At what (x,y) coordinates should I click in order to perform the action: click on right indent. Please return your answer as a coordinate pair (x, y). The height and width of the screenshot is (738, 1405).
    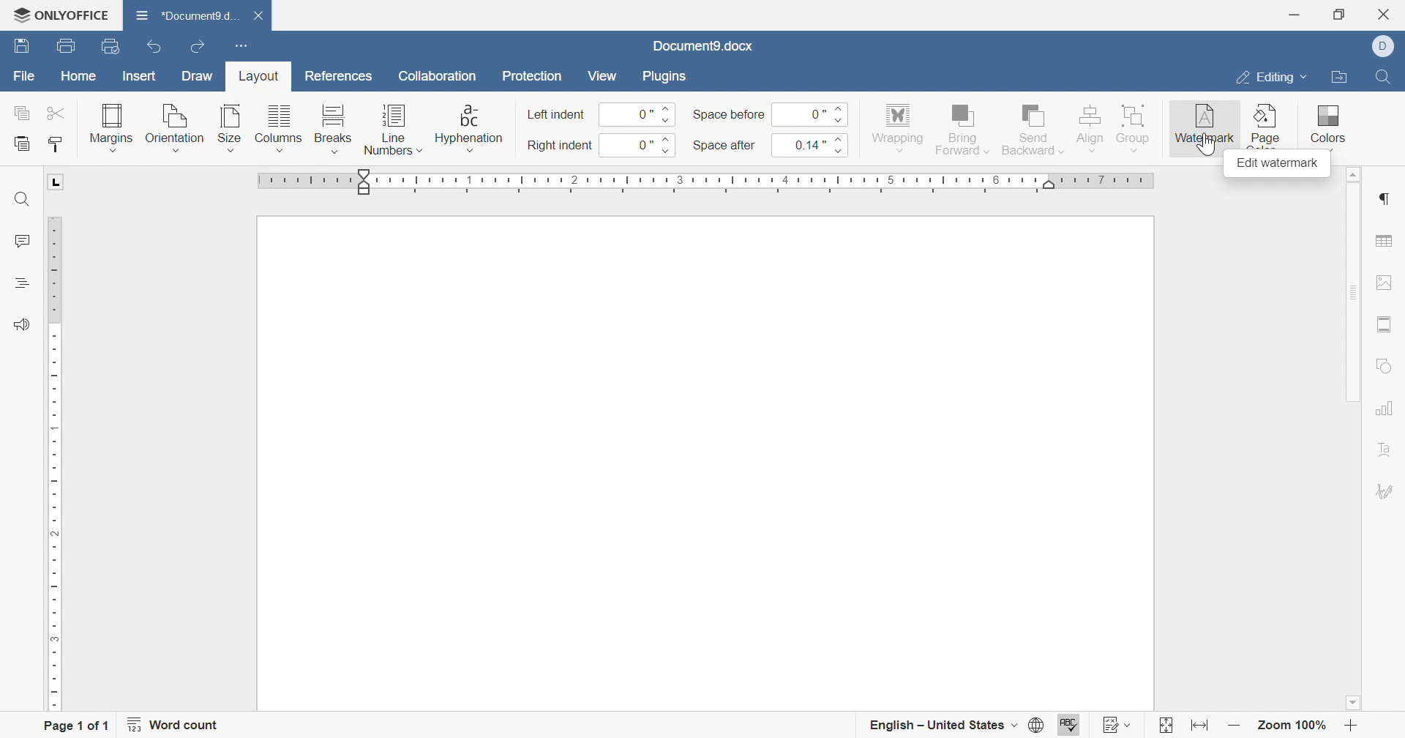
    Looking at the image, I should click on (560, 146).